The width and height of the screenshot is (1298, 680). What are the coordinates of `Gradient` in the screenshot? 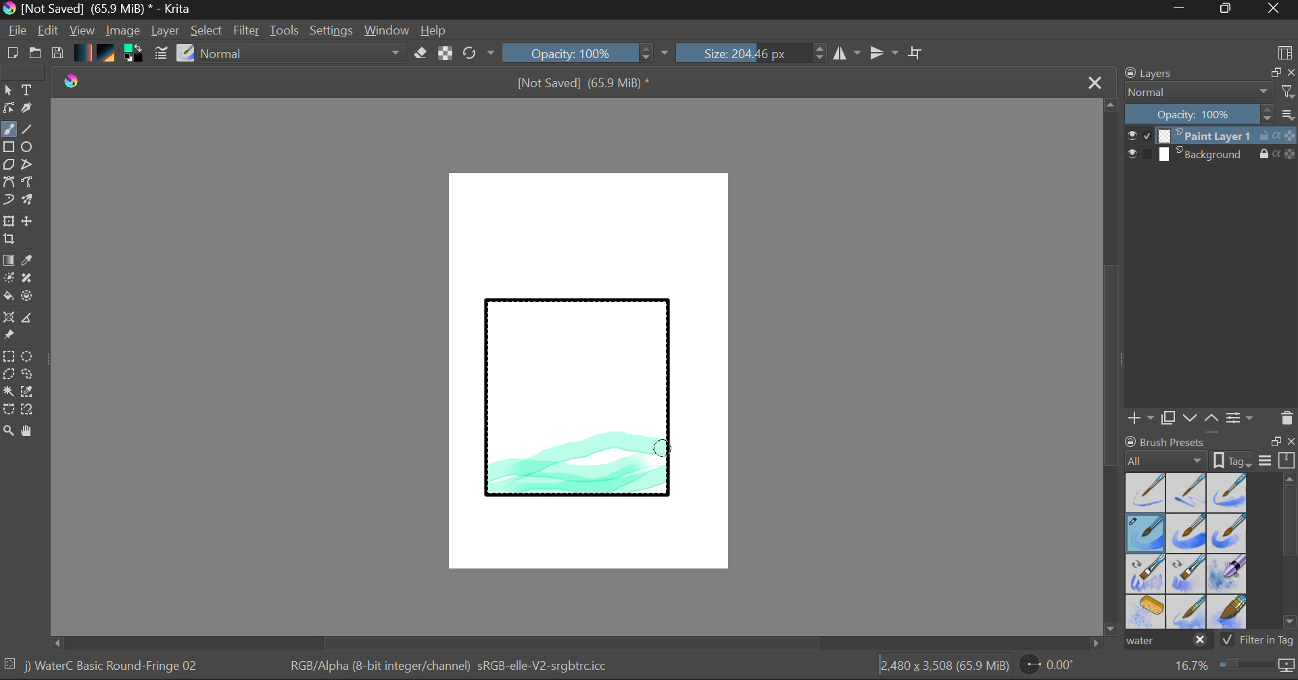 It's located at (82, 51).